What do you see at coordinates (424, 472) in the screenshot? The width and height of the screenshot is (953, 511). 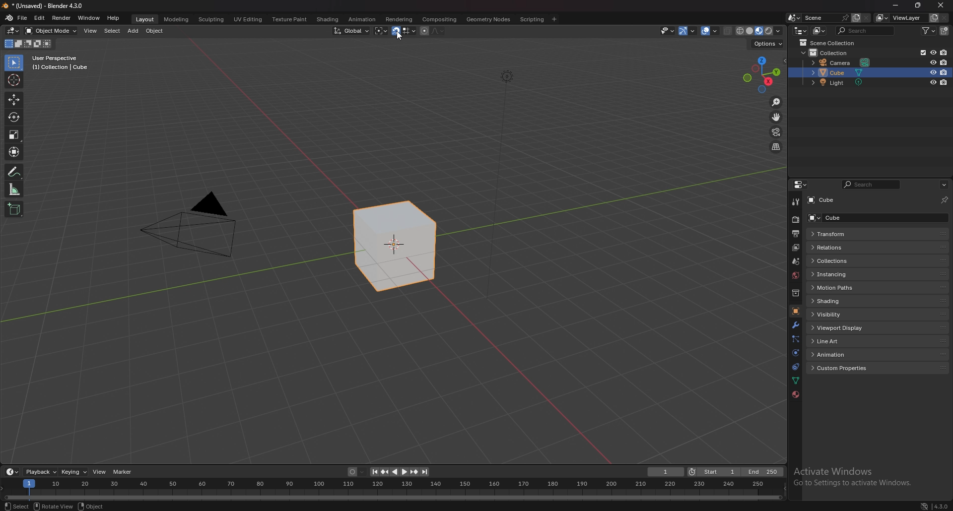 I see `jump to last frame` at bounding box center [424, 472].